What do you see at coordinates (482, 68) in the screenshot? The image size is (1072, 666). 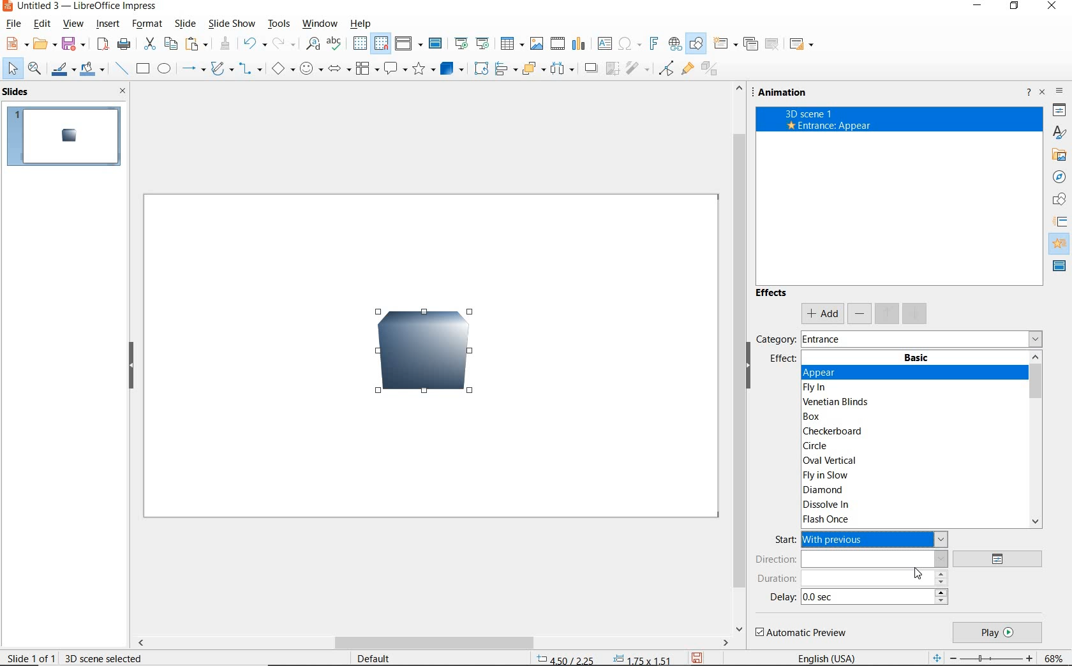 I see `rotate` at bounding box center [482, 68].